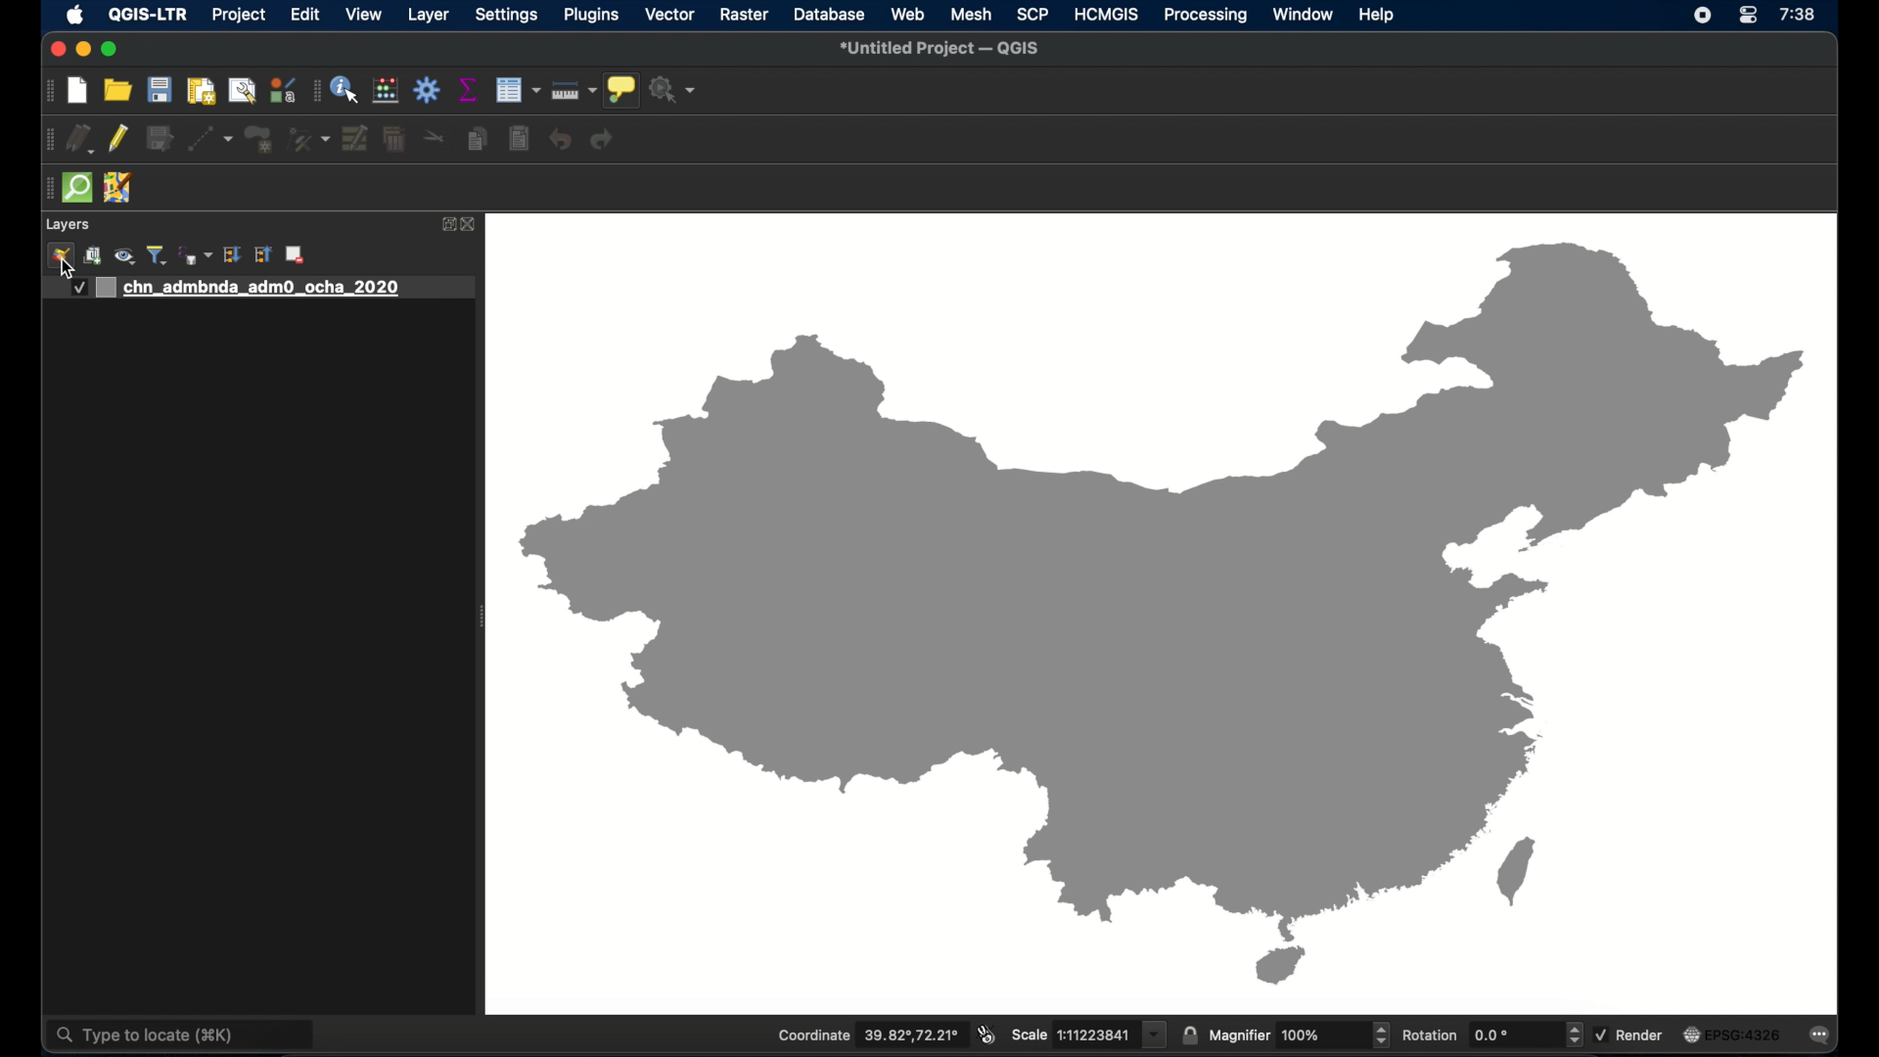  Describe the element at coordinates (386, 91) in the screenshot. I see `style manager` at that location.